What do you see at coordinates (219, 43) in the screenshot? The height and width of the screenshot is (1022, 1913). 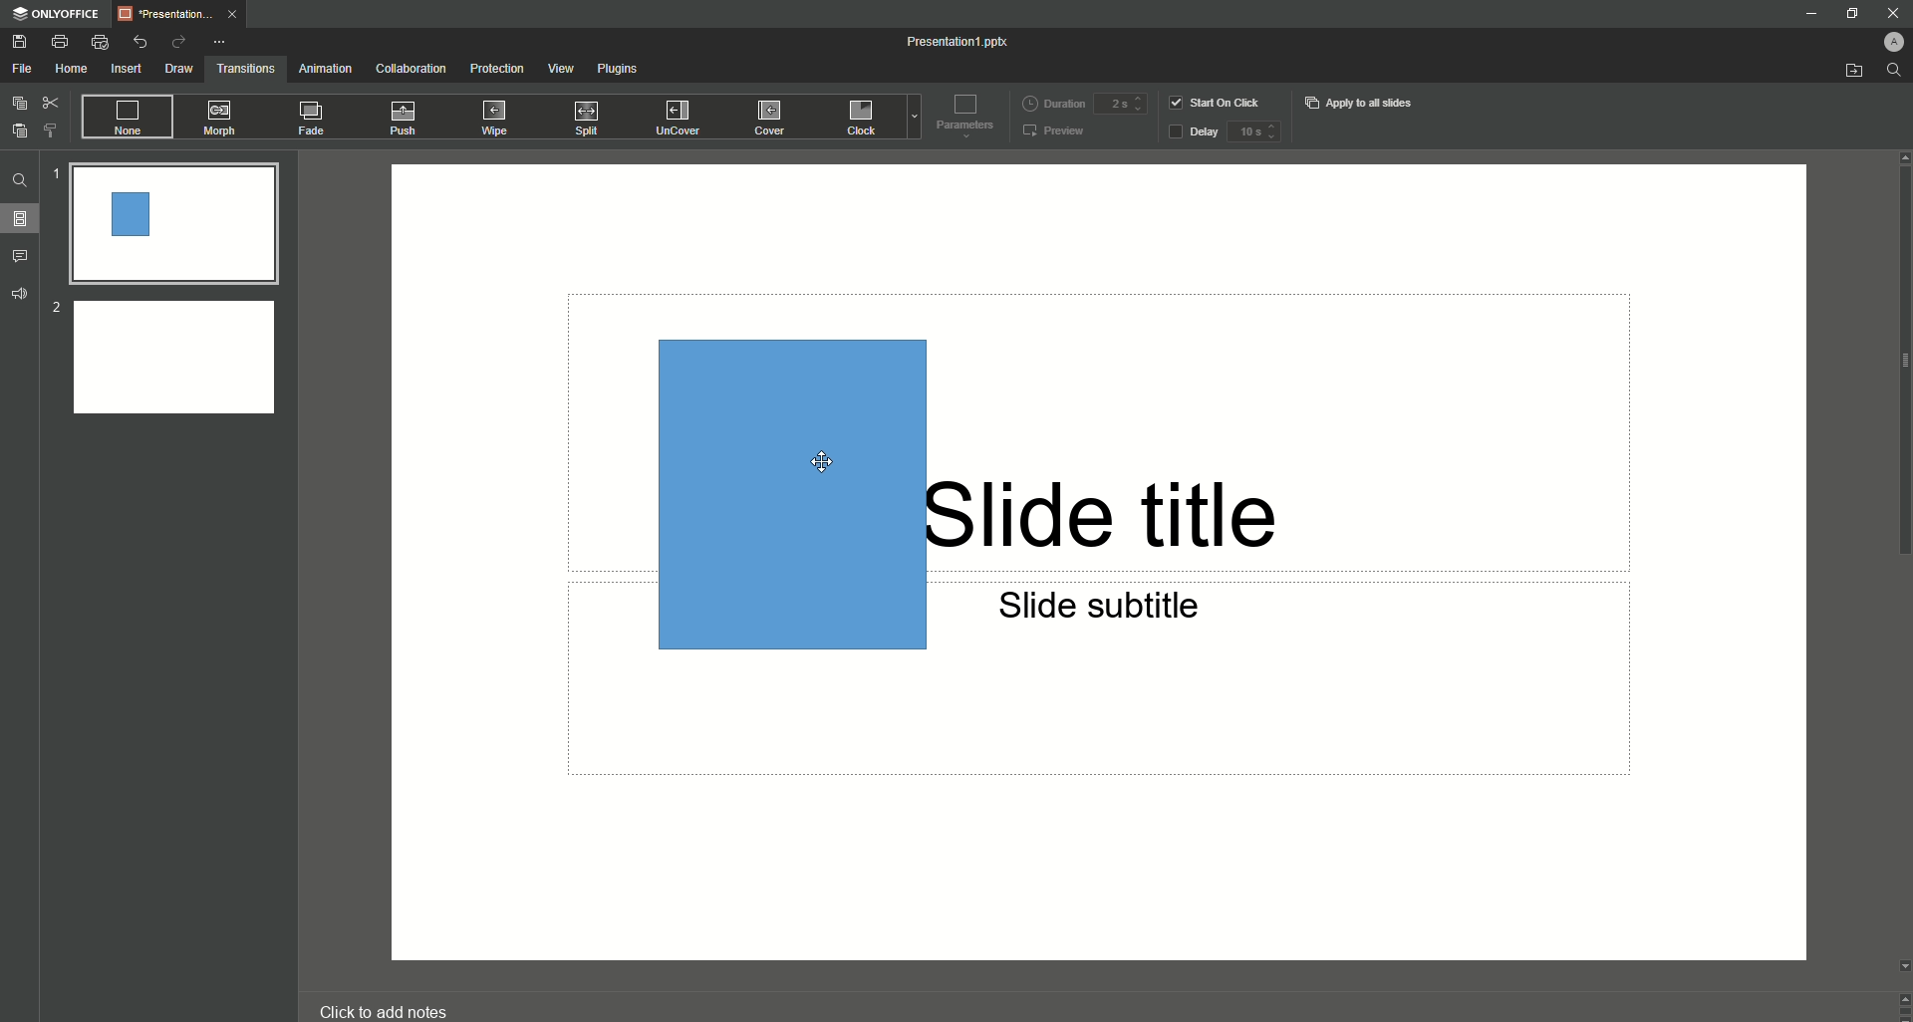 I see `More Options` at bounding box center [219, 43].